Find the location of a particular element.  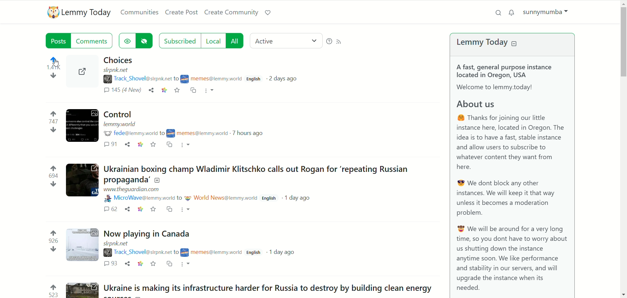

® We will be around for a very longtime, so you dont have to worry about us shutting down the instance anytime soon. We like performance and stability in our servers, and will upgrade the instance when its needed. is located at coordinates (510, 260).